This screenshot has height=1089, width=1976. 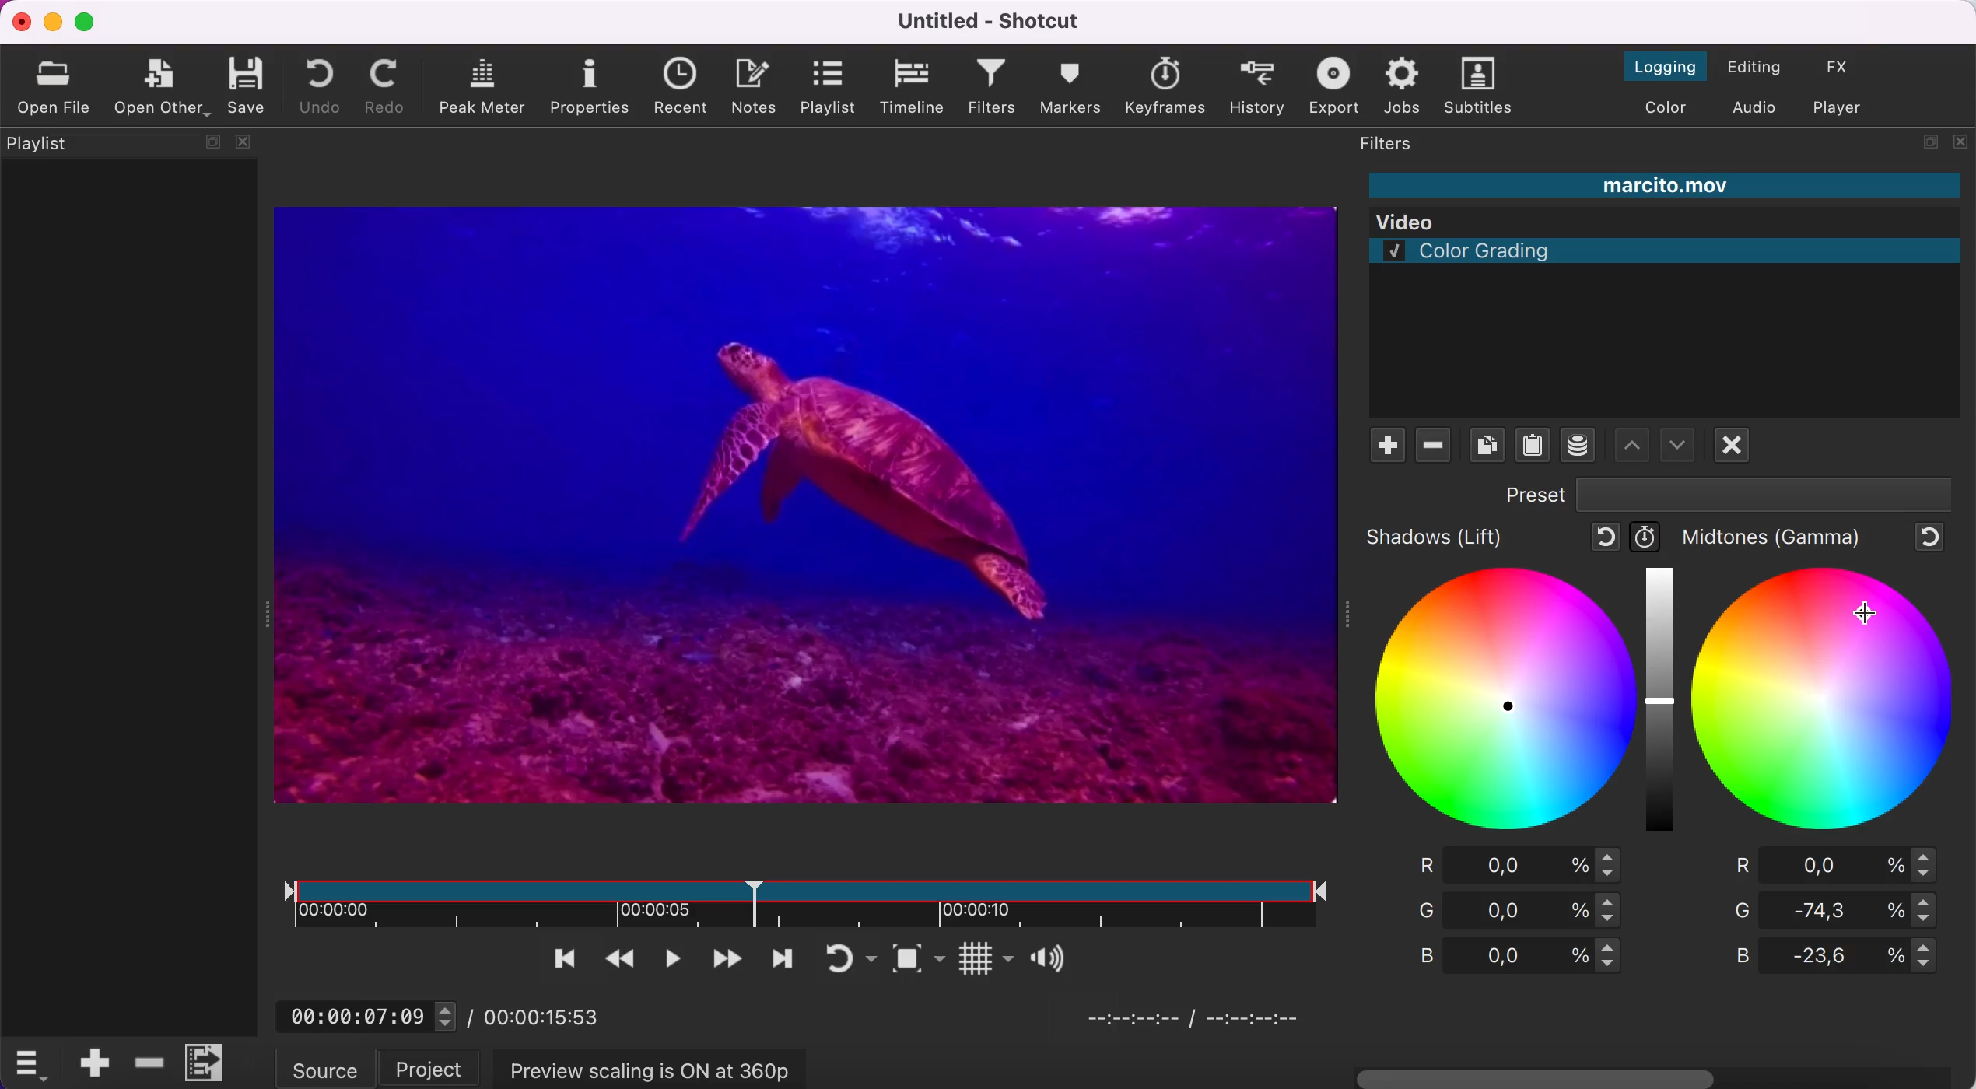 I want to click on shadows figure, so click(x=1493, y=699).